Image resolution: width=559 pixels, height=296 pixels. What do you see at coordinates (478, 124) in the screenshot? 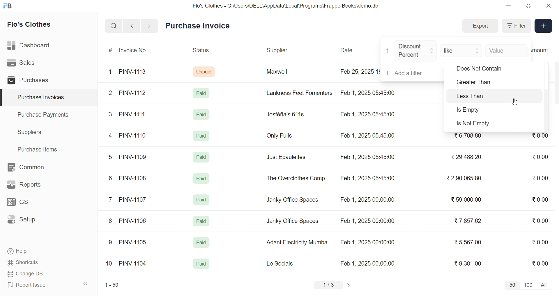
I see `Is Not Empty` at bounding box center [478, 124].